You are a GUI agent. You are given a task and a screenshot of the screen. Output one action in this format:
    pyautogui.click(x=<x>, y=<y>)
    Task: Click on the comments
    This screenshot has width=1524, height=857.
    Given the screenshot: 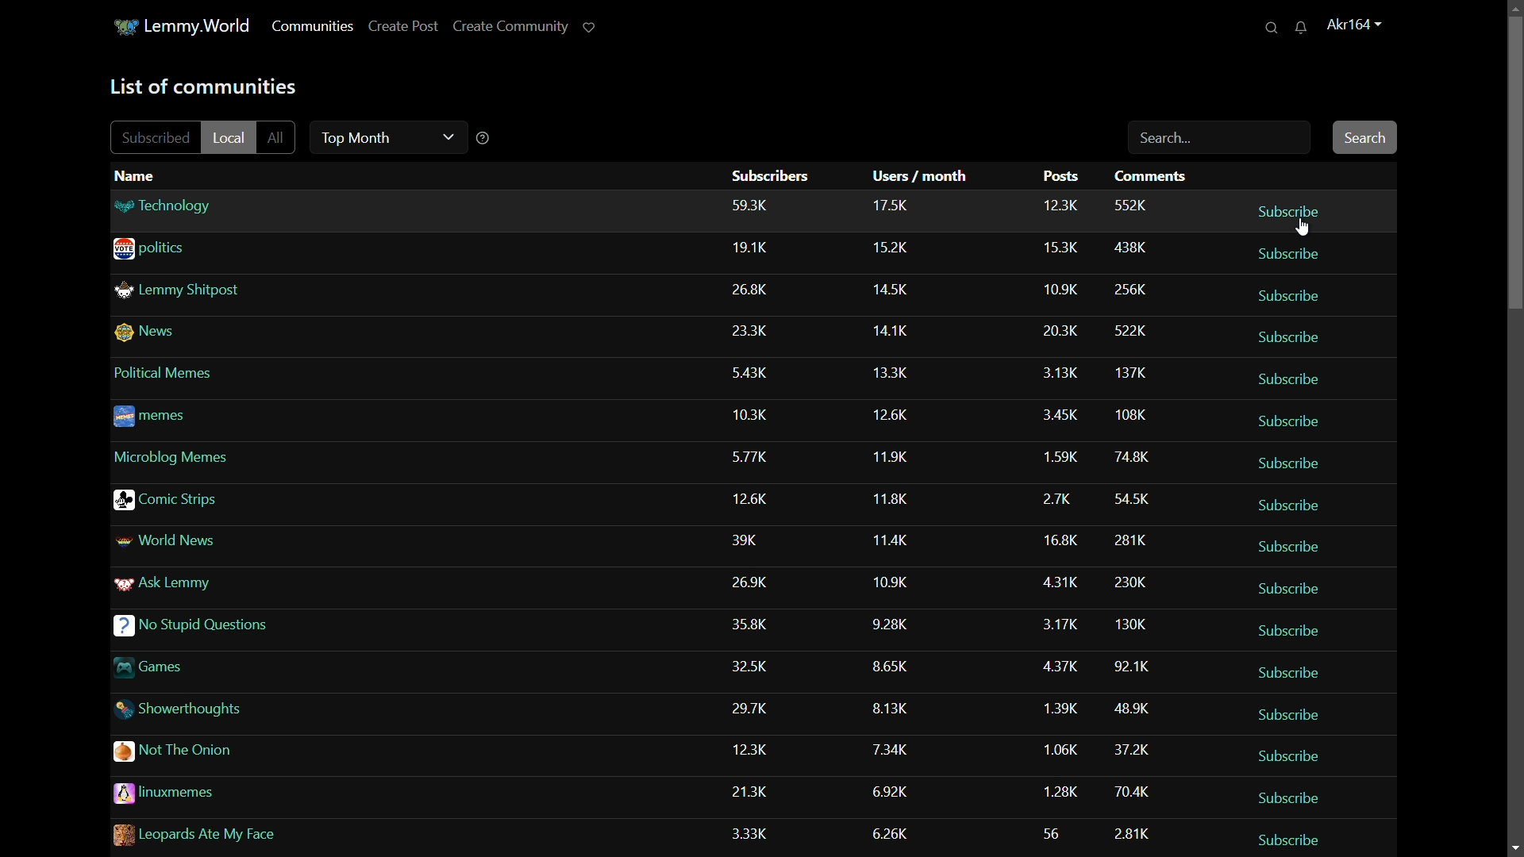 What is the action you would take?
    pyautogui.click(x=1129, y=248)
    